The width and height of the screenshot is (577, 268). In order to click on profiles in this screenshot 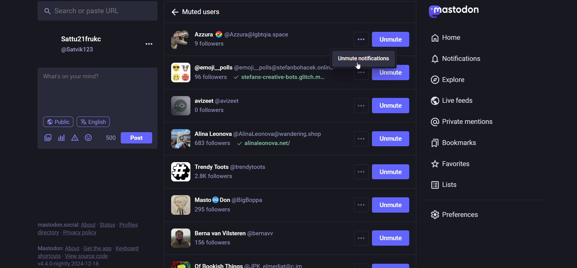, I will do `click(129, 225)`.